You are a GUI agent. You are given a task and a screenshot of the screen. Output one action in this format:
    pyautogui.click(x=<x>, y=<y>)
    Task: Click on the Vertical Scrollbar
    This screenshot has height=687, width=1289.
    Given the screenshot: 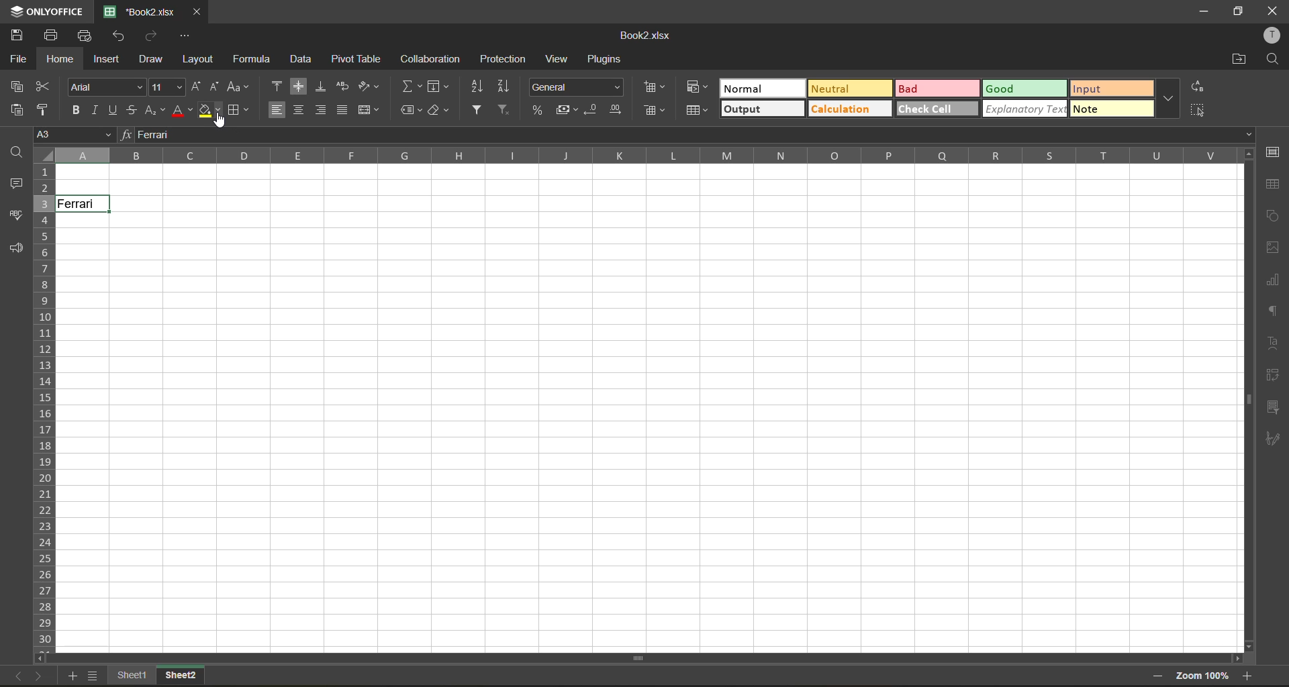 What is the action you would take?
    pyautogui.click(x=1246, y=400)
    